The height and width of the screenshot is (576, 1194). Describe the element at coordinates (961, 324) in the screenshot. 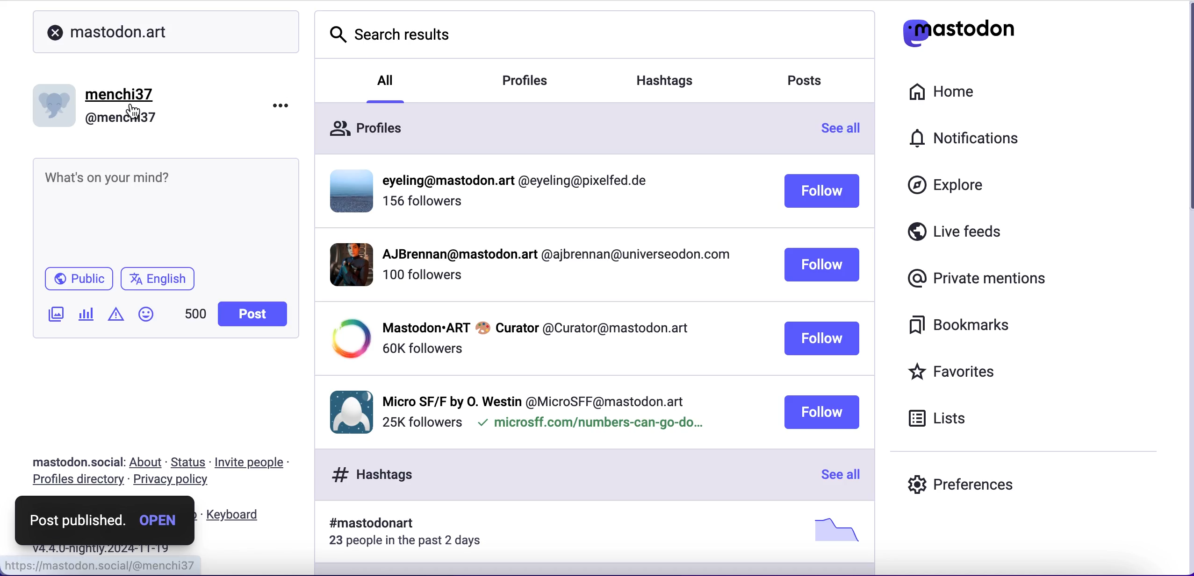

I see `bookmarks` at that location.